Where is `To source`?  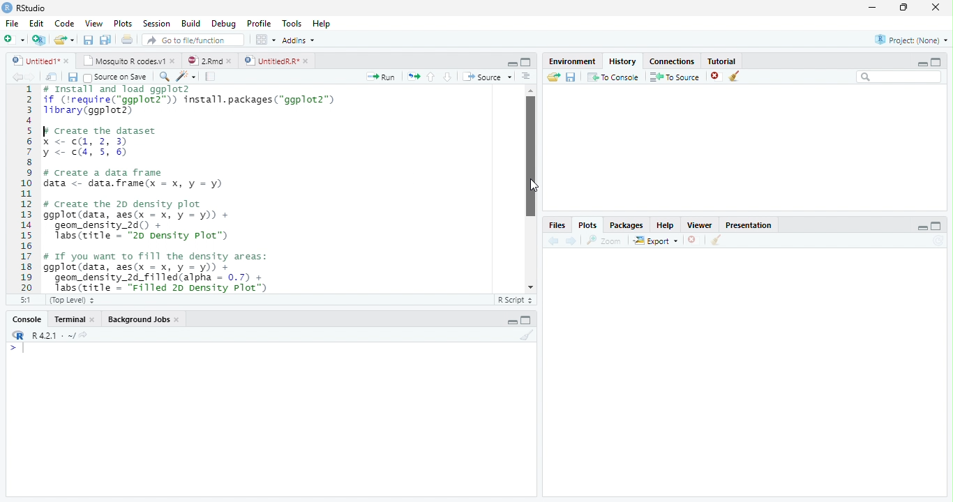
To source is located at coordinates (675, 77).